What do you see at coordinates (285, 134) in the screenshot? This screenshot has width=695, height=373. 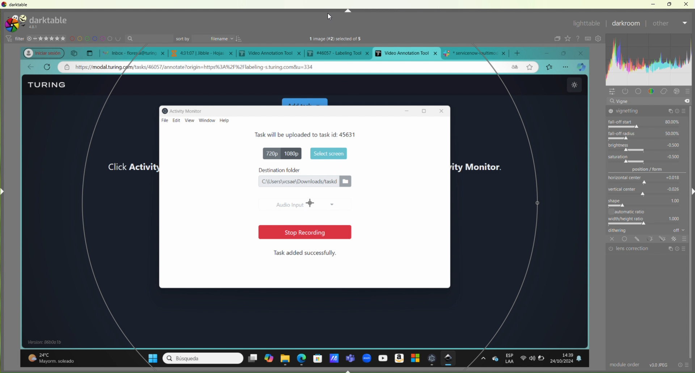 I see `Task details` at bounding box center [285, 134].